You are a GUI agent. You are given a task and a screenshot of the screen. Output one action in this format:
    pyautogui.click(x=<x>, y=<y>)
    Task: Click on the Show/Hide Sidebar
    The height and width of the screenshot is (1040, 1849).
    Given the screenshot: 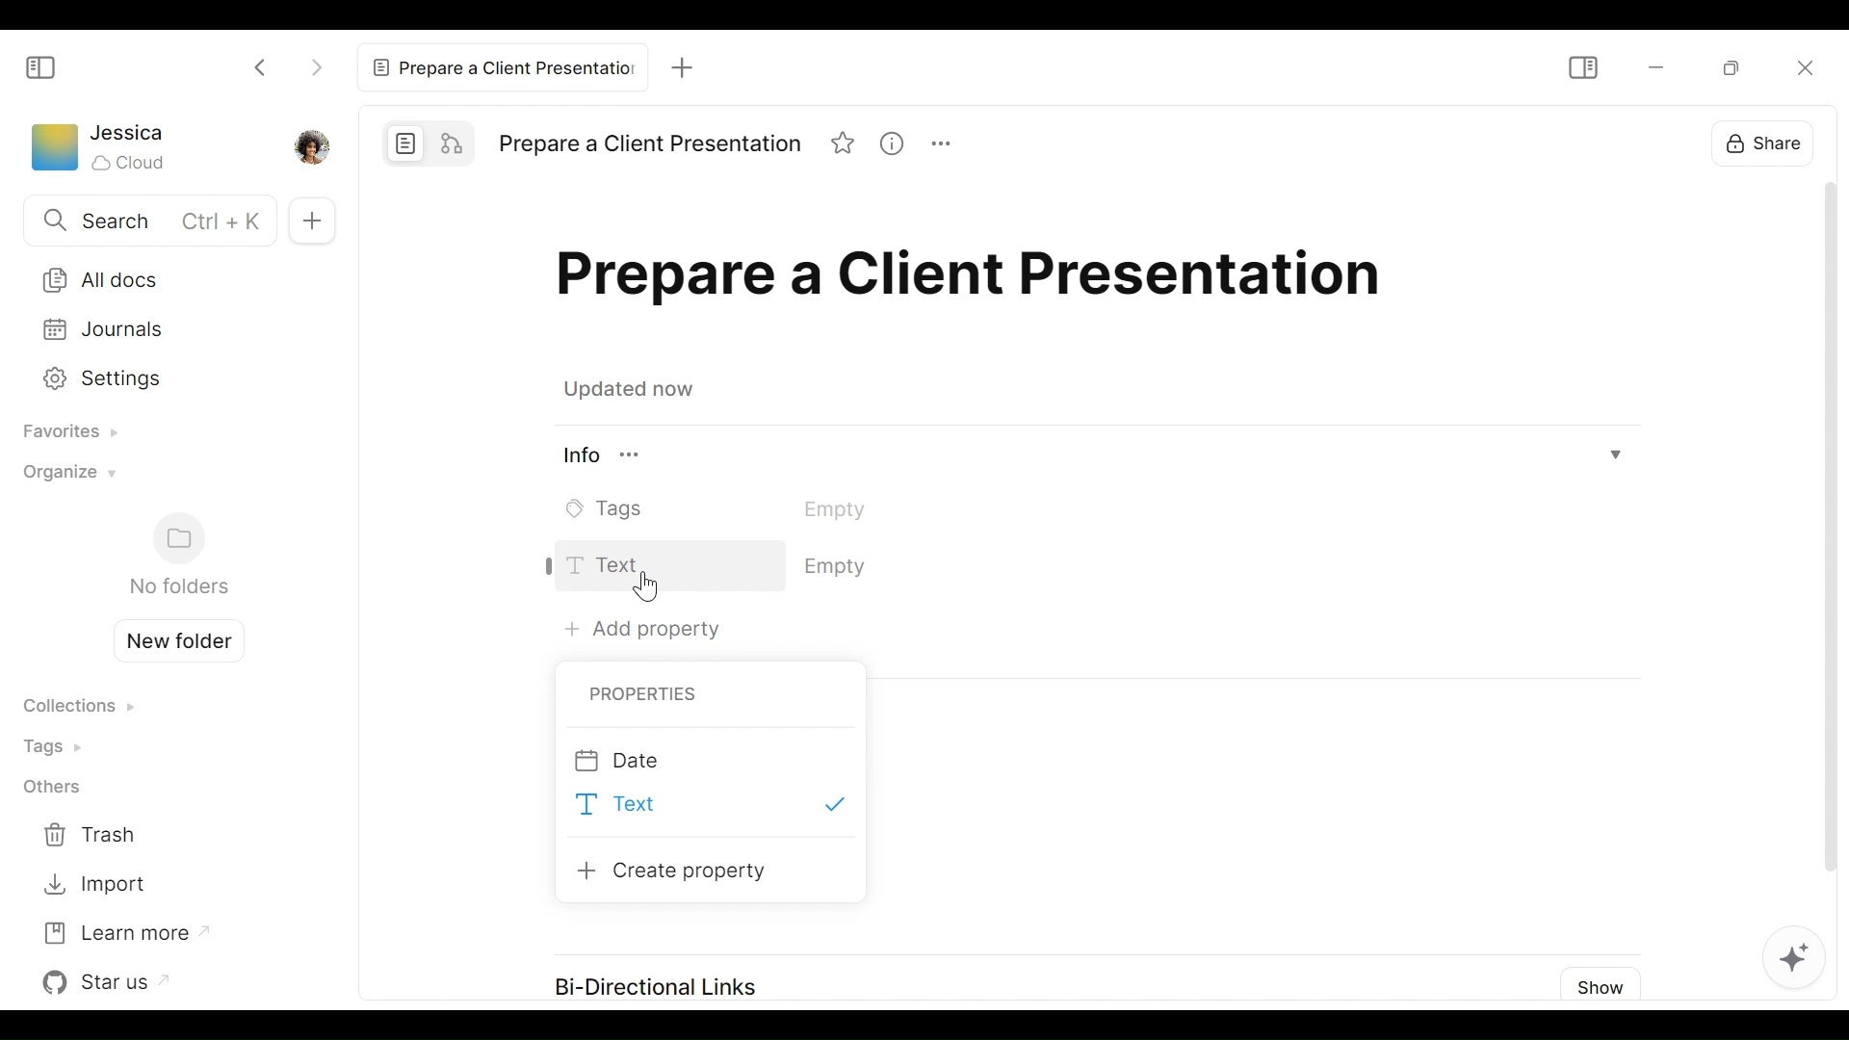 What is the action you would take?
    pyautogui.click(x=1581, y=67)
    